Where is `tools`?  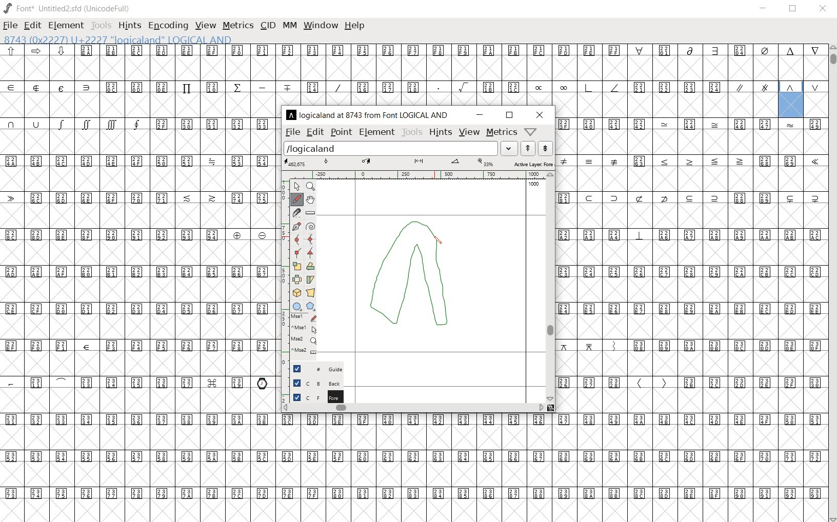
tools is located at coordinates (411, 132).